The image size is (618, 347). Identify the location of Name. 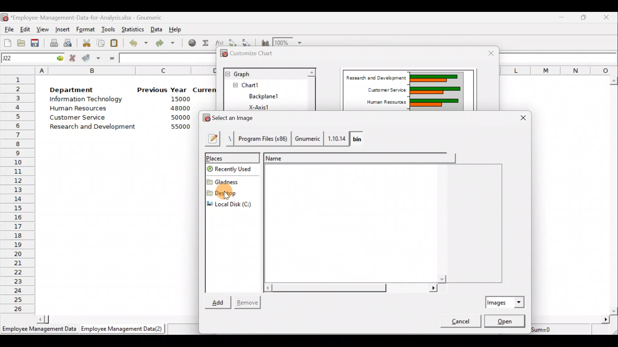
(359, 158).